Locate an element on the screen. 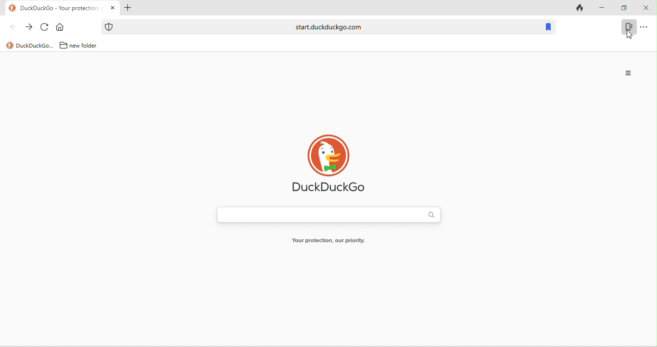 The height and width of the screenshot is (347, 657). bookmark is located at coordinates (548, 27).